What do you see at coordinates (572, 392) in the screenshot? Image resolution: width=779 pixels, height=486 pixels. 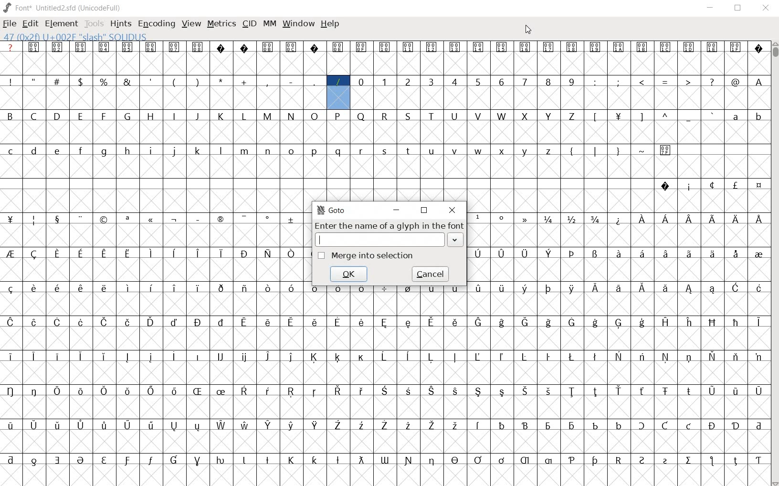 I see `glyph` at bounding box center [572, 392].